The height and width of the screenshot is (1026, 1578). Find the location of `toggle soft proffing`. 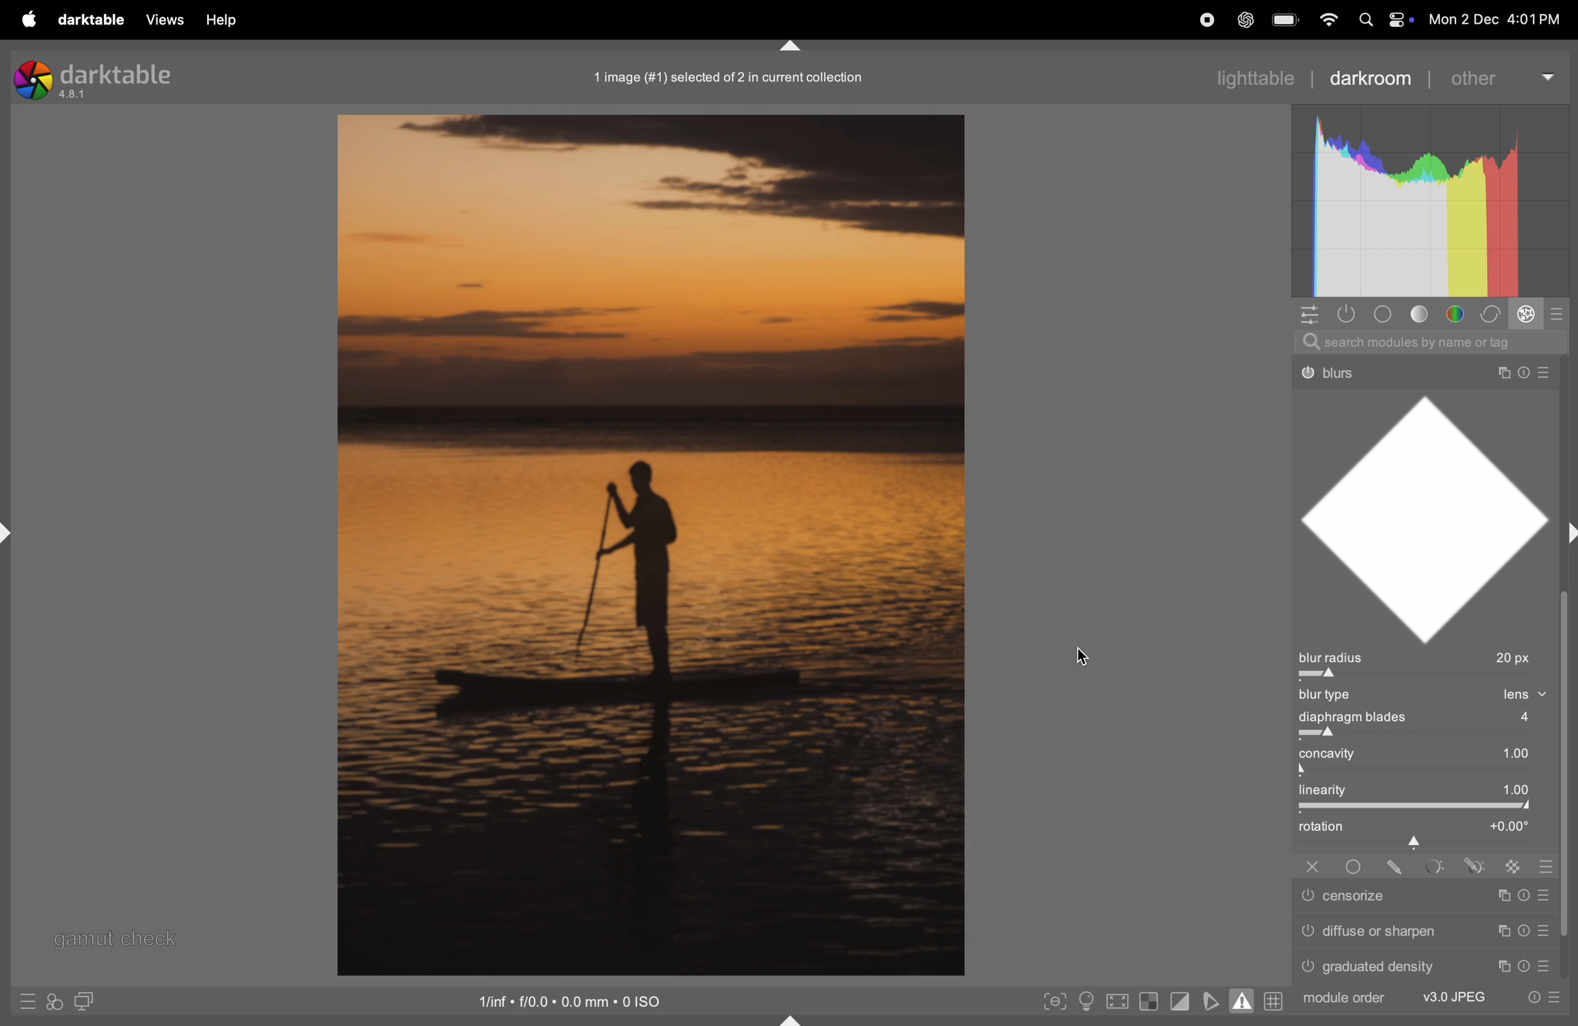

toggle soft proffing is located at coordinates (1209, 1000).